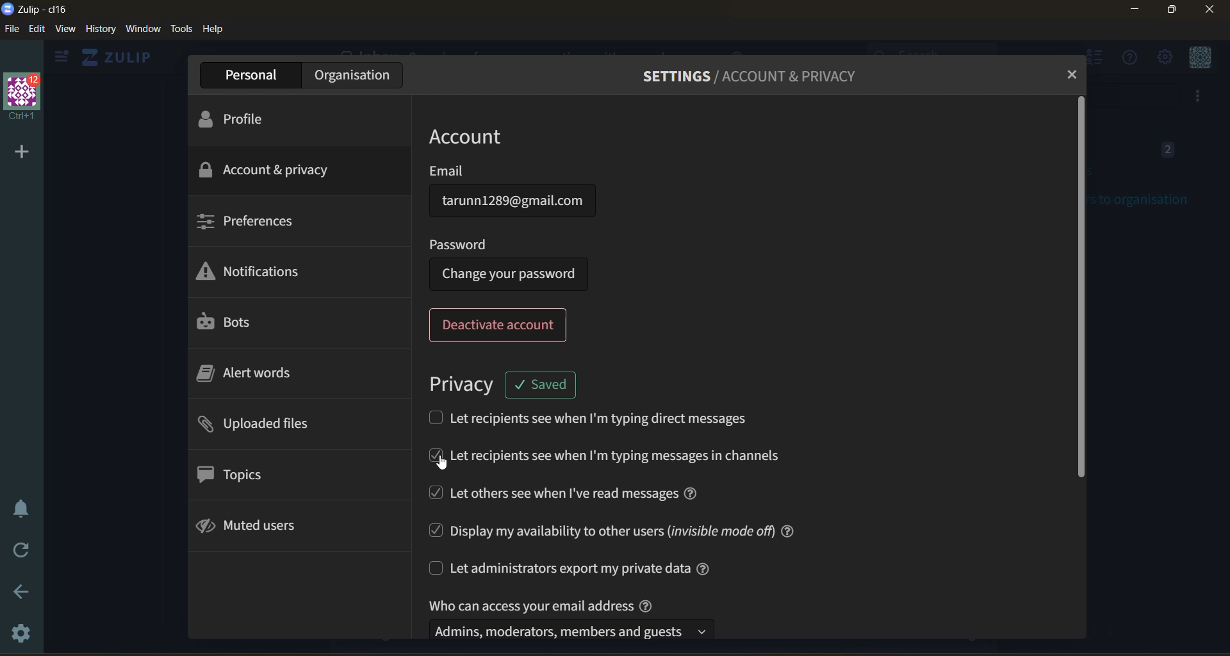 The image size is (1230, 656). Describe the element at coordinates (22, 551) in the screenshot. I see `reload` at that location.